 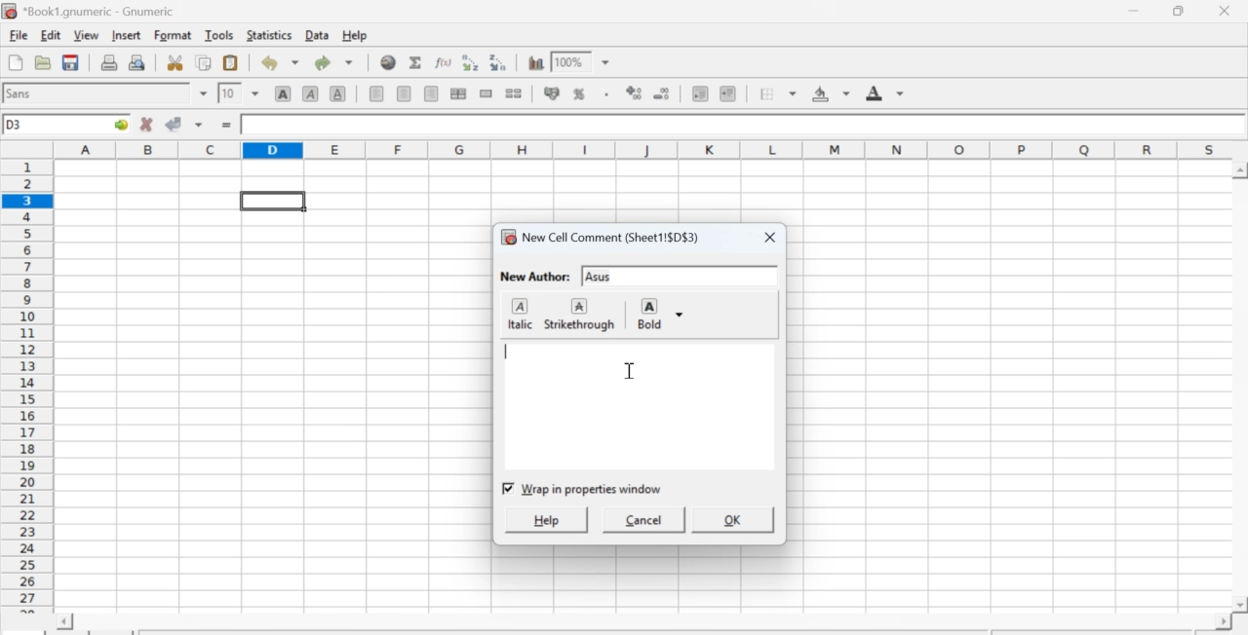 What do you see at coordinates (278, 62) in the screenshot?
I see `Undo` at bounding box center [278, 62].